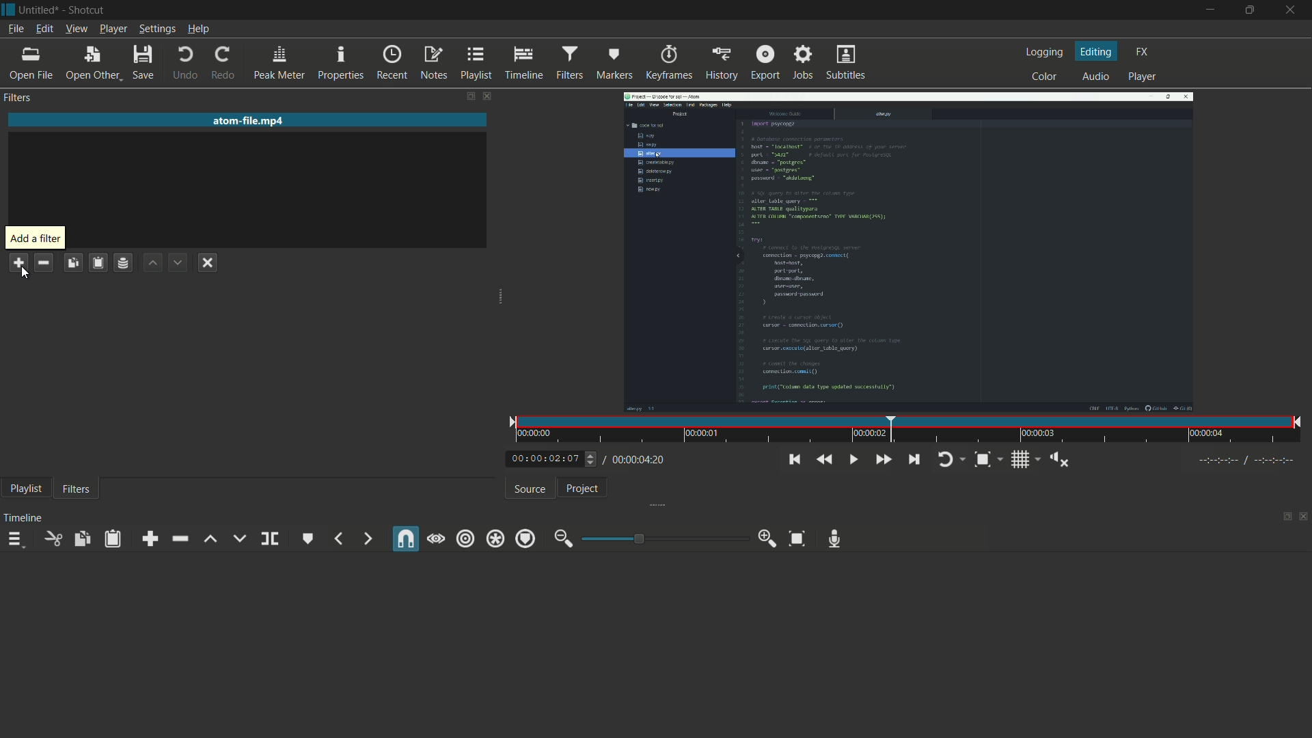 The image size is (1312, 738). What do you see at coordinates (18, 97) in the screenshot?
I see `filters` at bounding box center [18, 97].